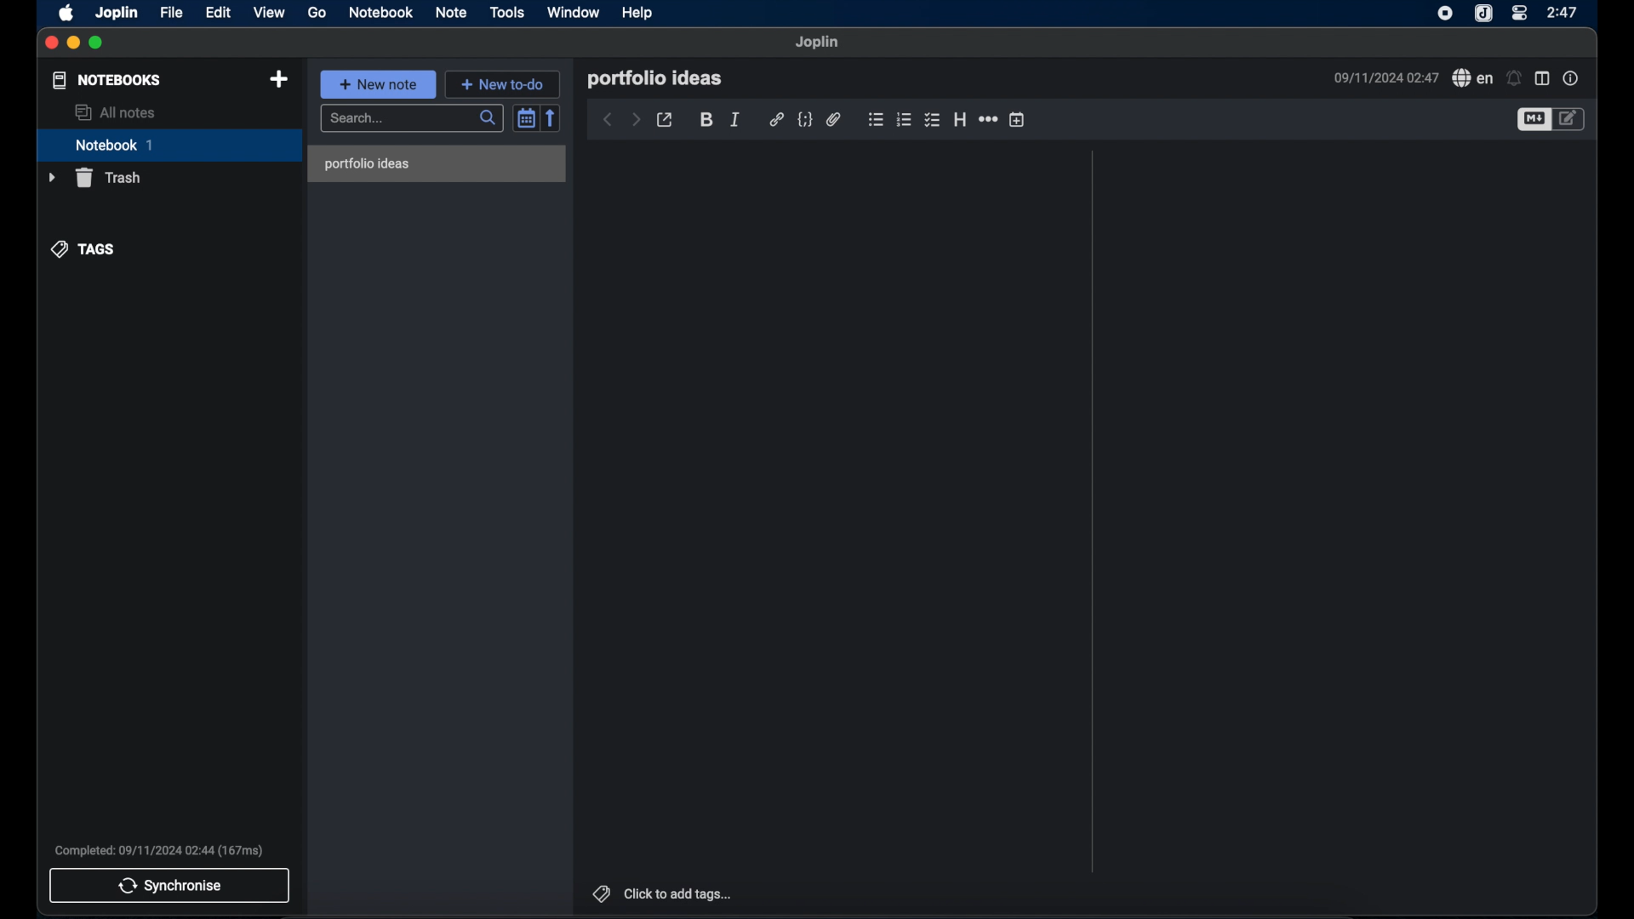 This screenshot has width=1634, height=919. I want to click on insert time, so click(1018, 120).